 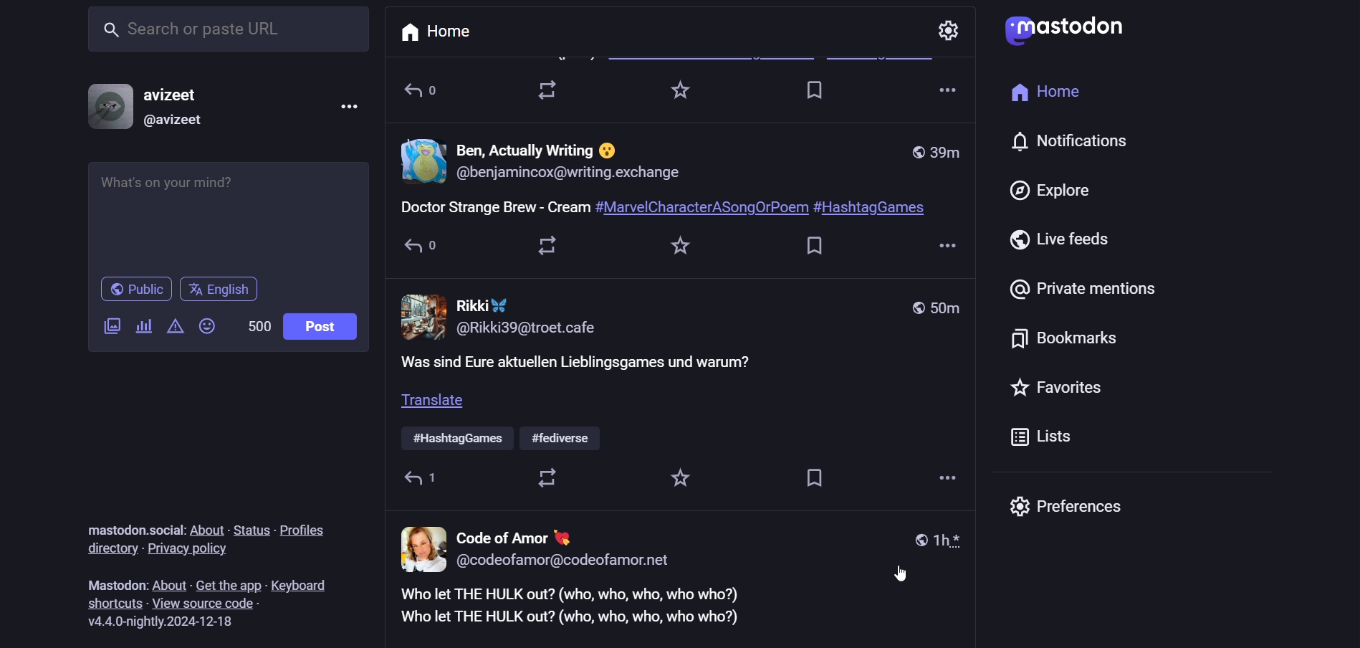 I want to click on version, so click(x=168, y=622).